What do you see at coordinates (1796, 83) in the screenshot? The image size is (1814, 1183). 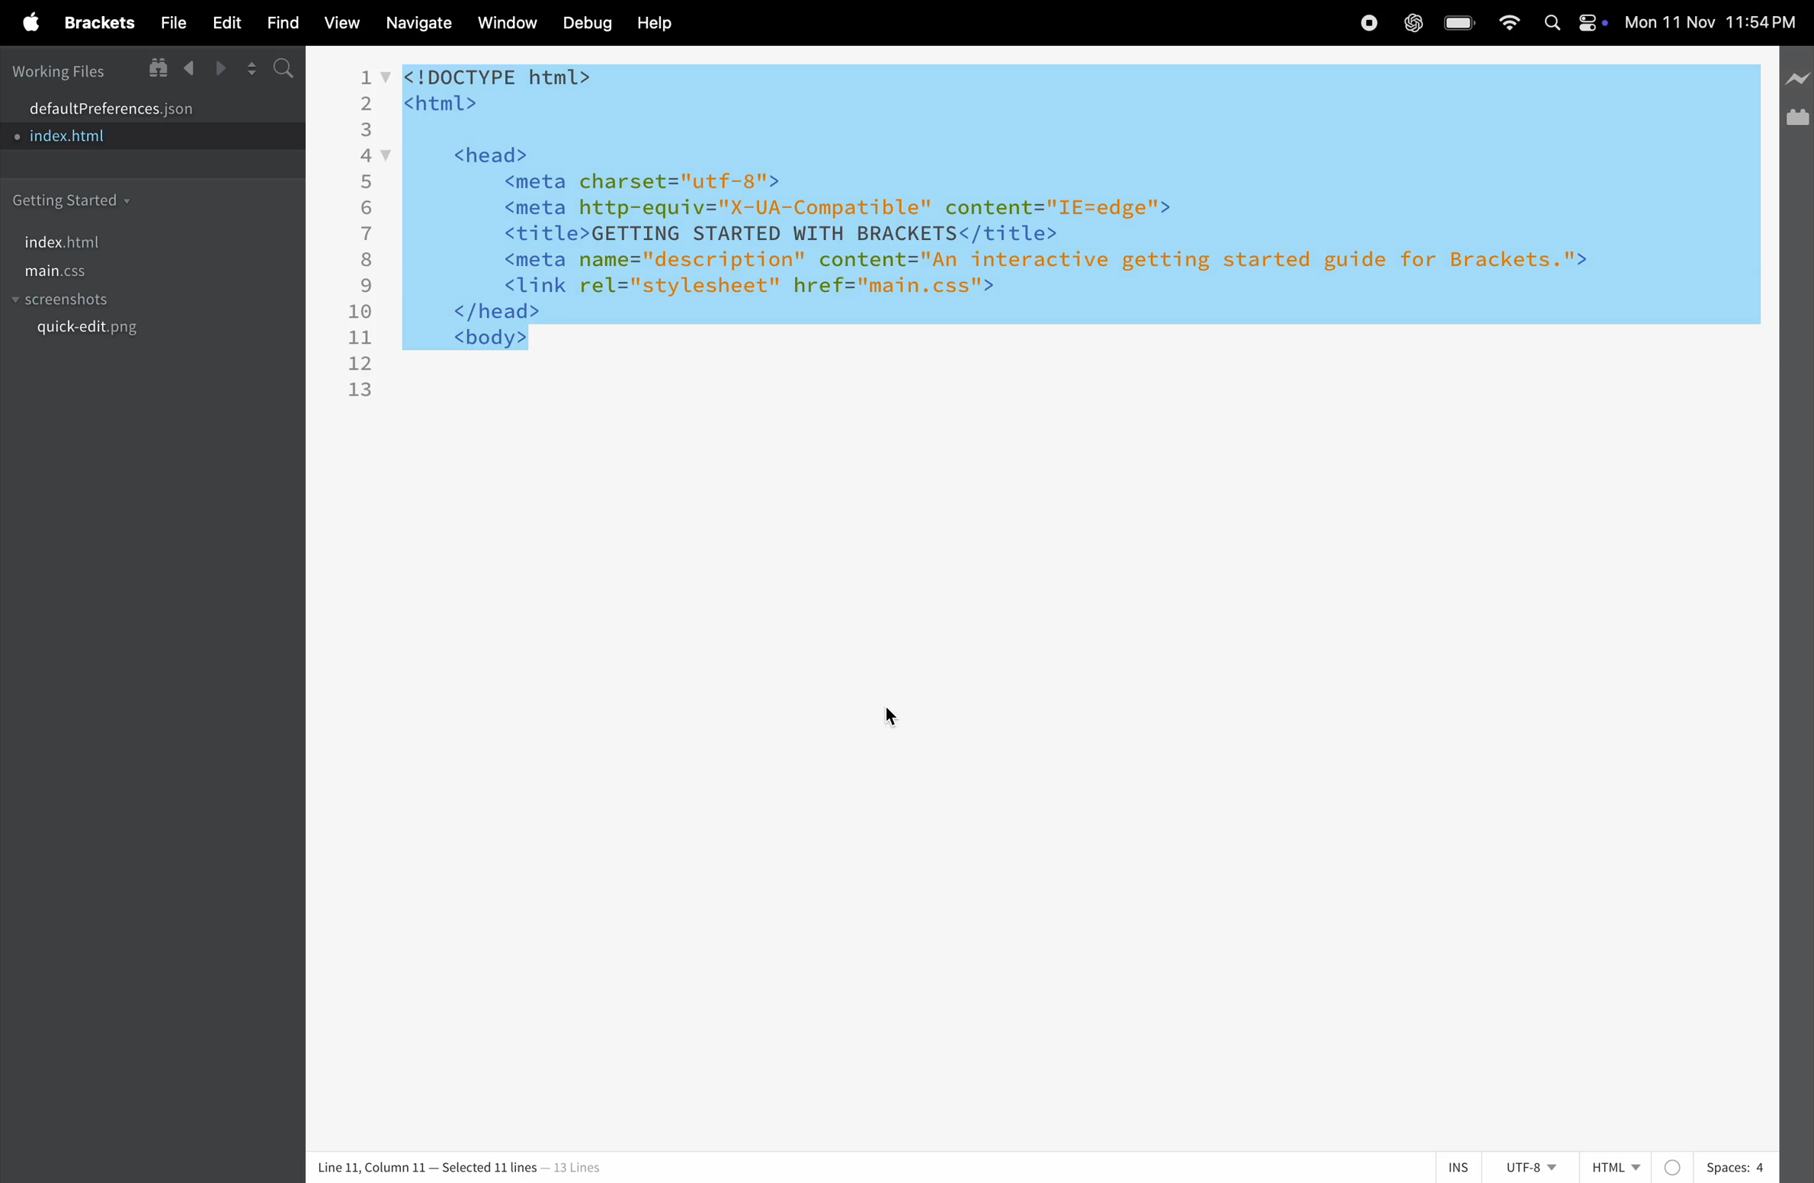 I see `line preview` at bounding box center [1796, 83].